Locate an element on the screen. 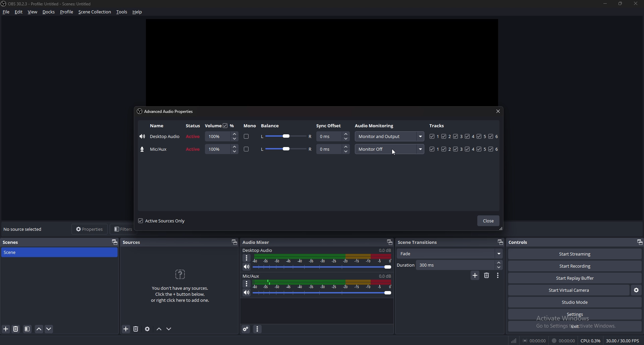  popout is located at coordinates (500, 242).